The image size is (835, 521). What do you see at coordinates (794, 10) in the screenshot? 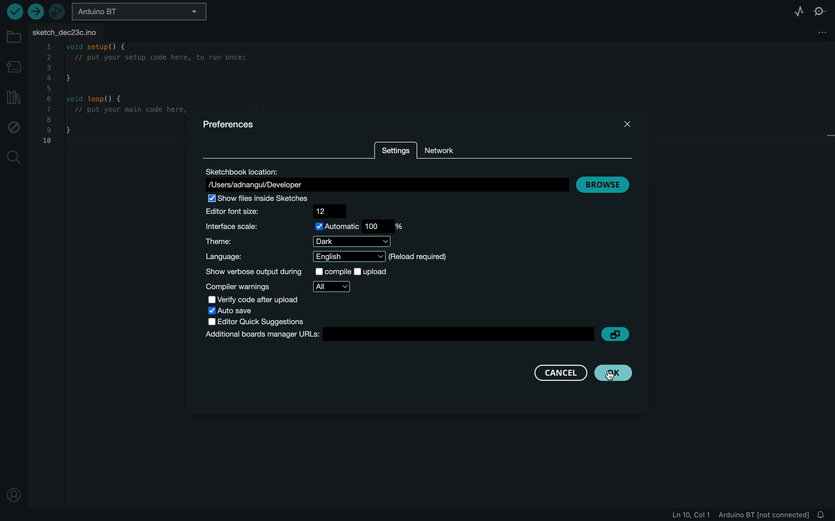
I see `serial plotter` at bounding box center [794, 10].